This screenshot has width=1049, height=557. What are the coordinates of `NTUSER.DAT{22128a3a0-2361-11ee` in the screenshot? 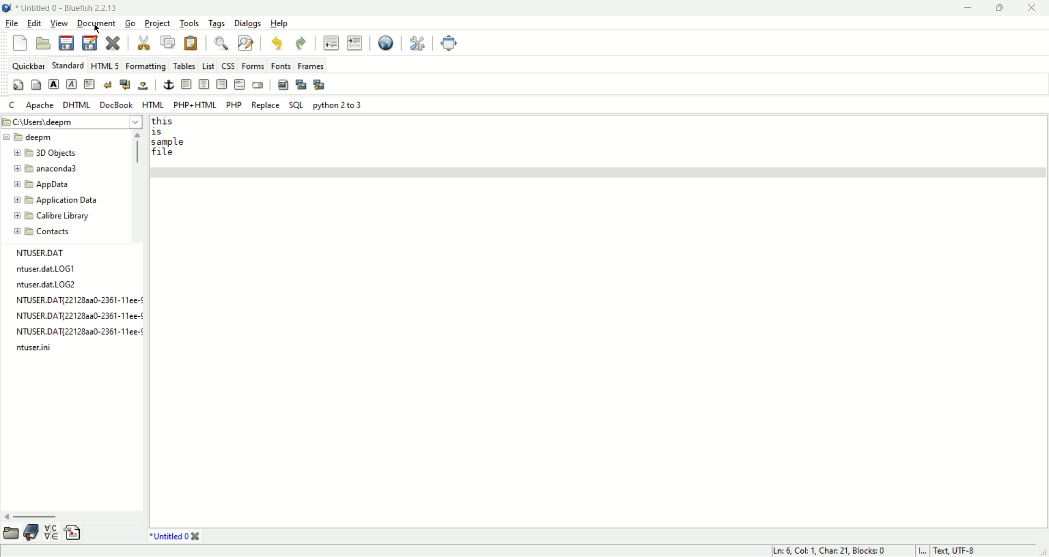 It's located at (79, 315).